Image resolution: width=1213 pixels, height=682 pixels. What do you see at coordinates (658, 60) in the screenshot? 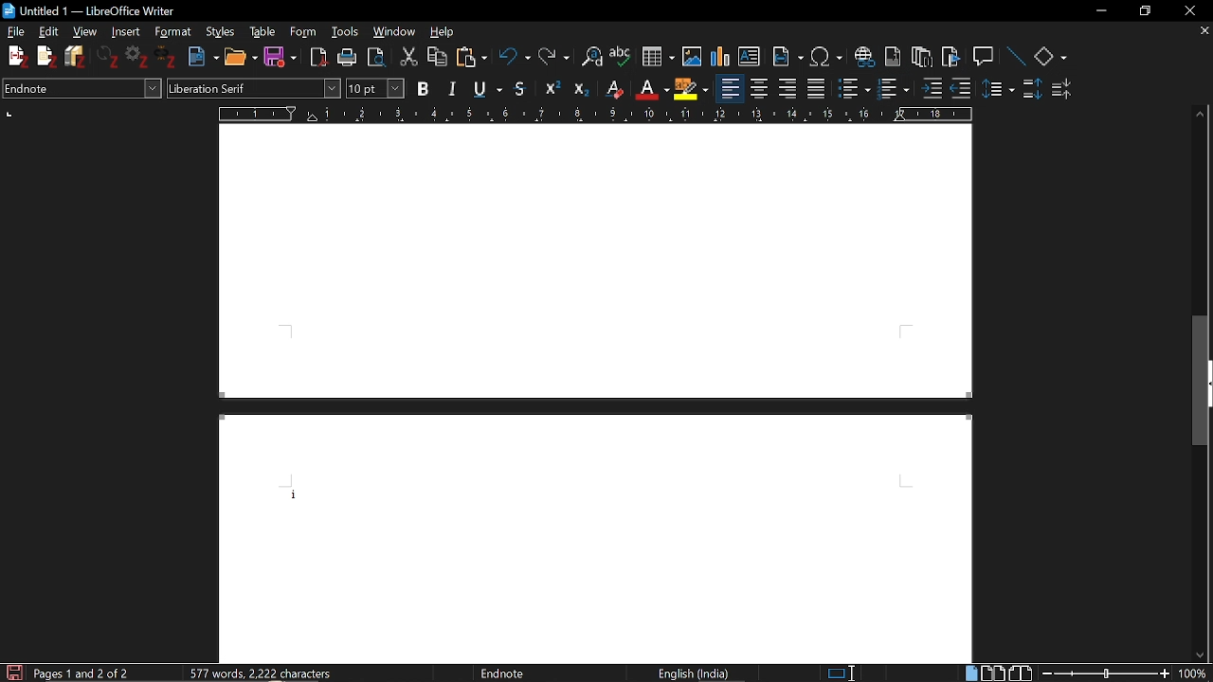
I see `Add table` at bounding box center [658, 60].